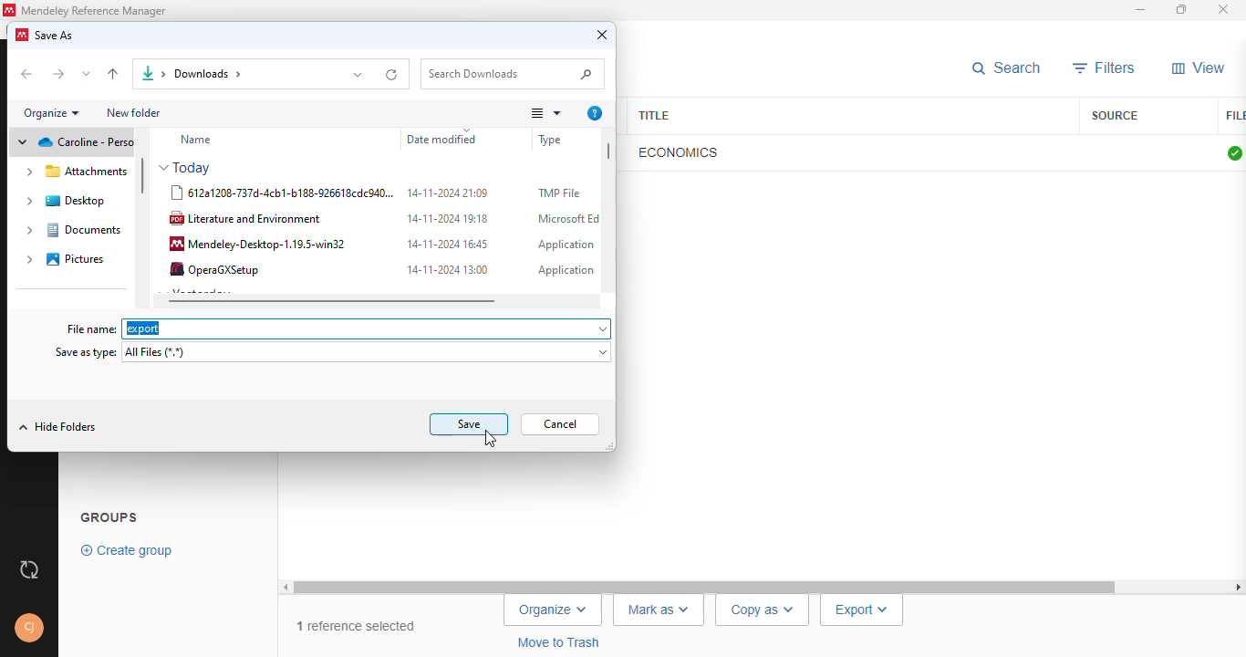 The image size is (1246, 657). What do you see at coordinates (51, 114) in the screenshot?
I see `organize` at bounding box center [51, 114].